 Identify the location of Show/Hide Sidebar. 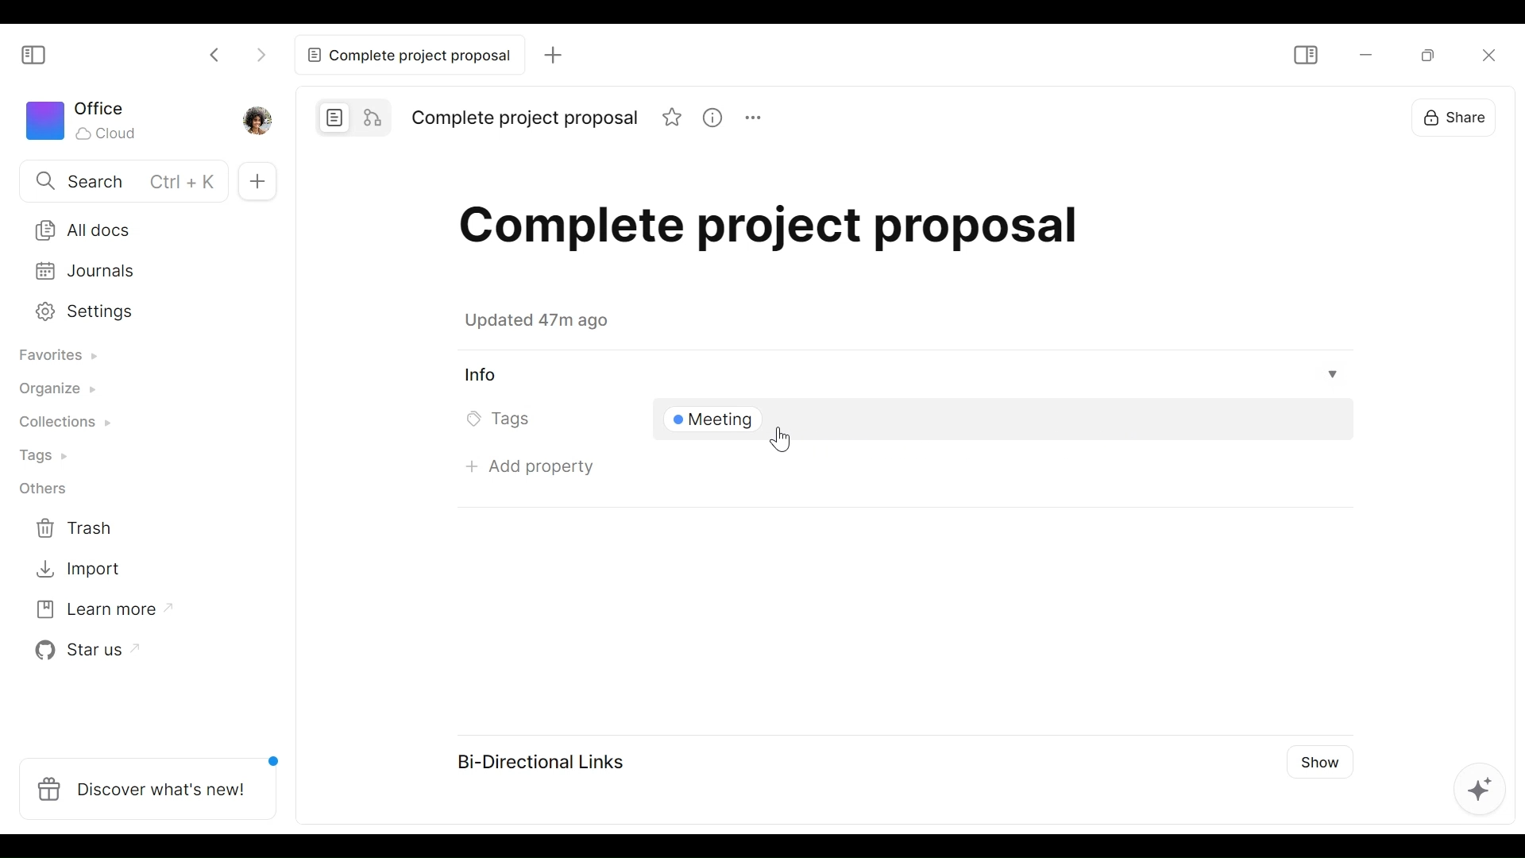
(41, 56).